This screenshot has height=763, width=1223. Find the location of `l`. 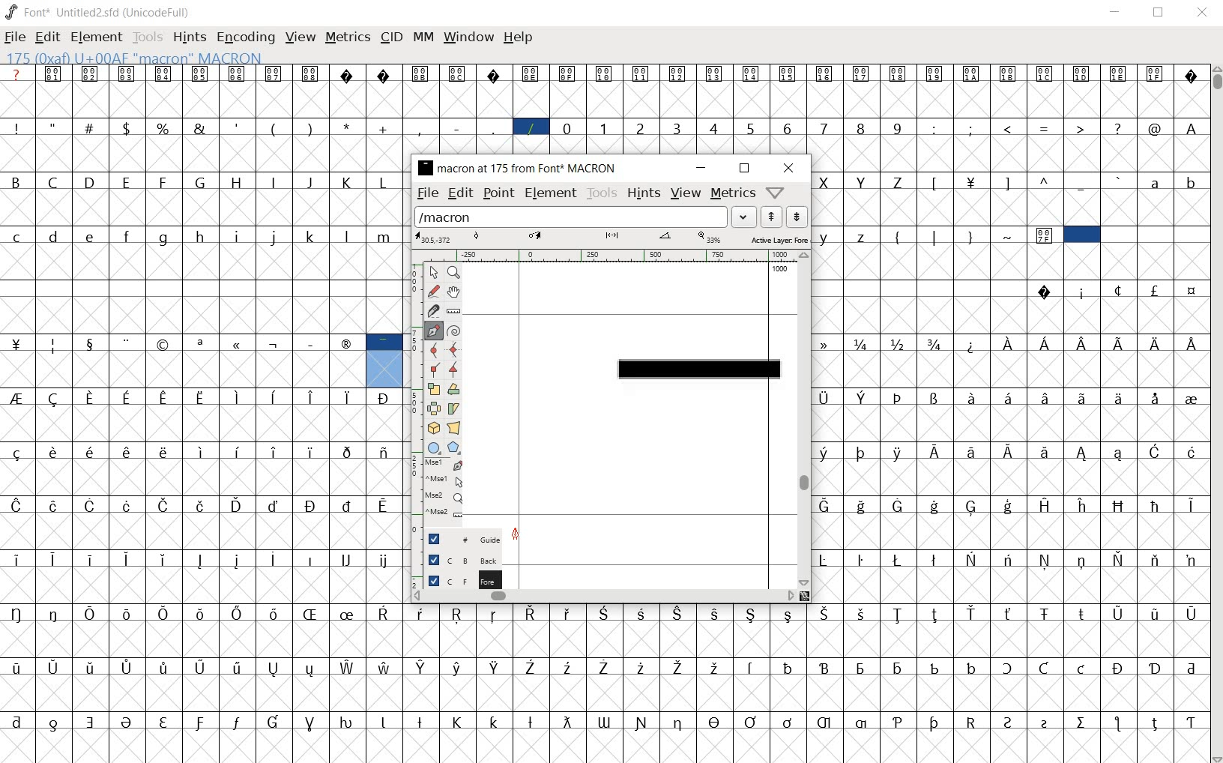

l is located at coordinates (349, 235).